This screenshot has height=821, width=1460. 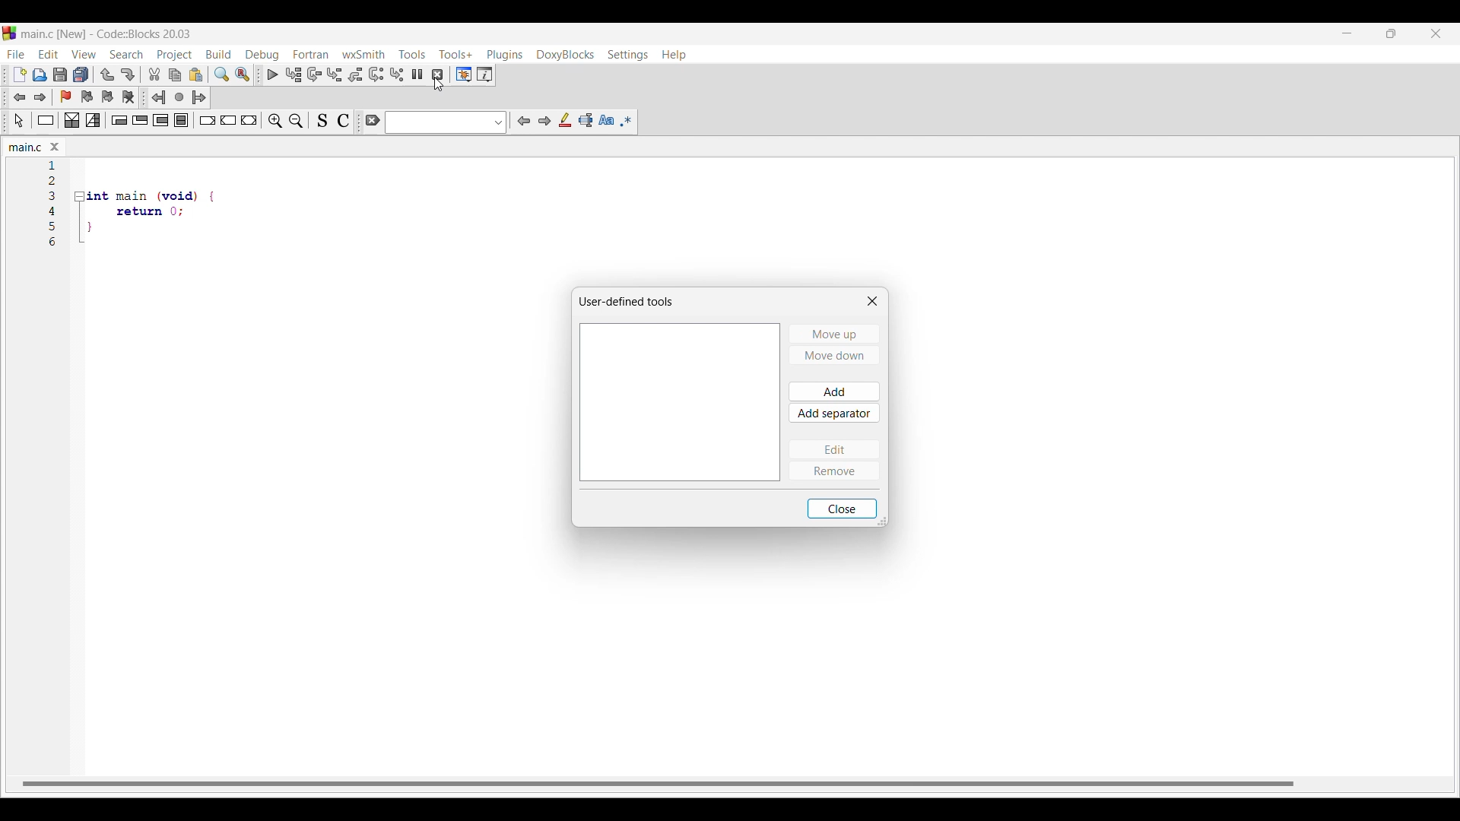 What do you see at coordinates (1436, 33) in the screenshot?
I see `Close interface` at bounding box center [1436, 33].